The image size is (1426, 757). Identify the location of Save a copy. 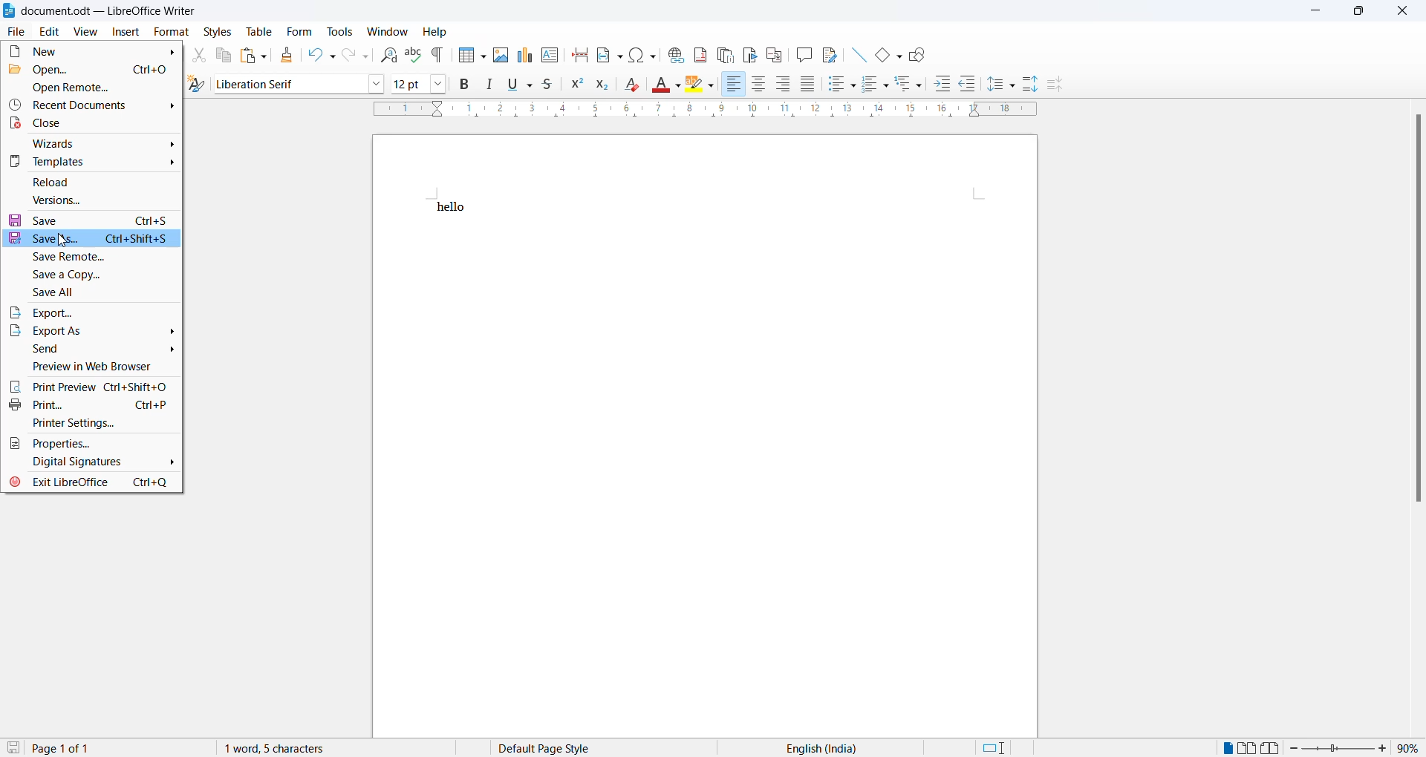
(91, 275).